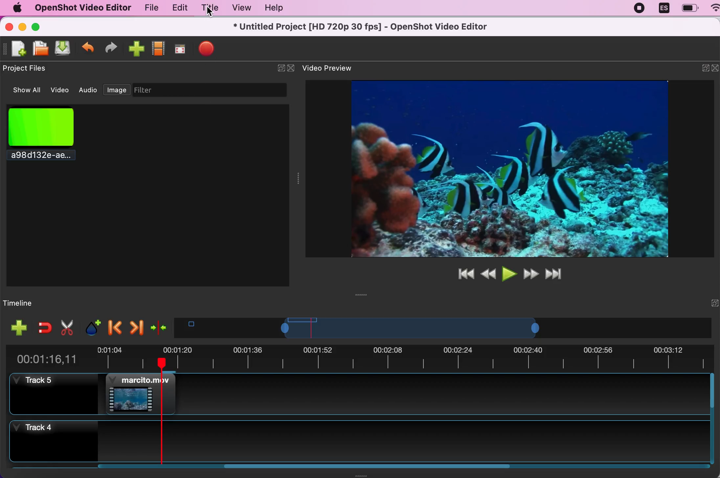  Describe the element at coordinates (178, 8) in the screenshot. I see `edit` at that location.